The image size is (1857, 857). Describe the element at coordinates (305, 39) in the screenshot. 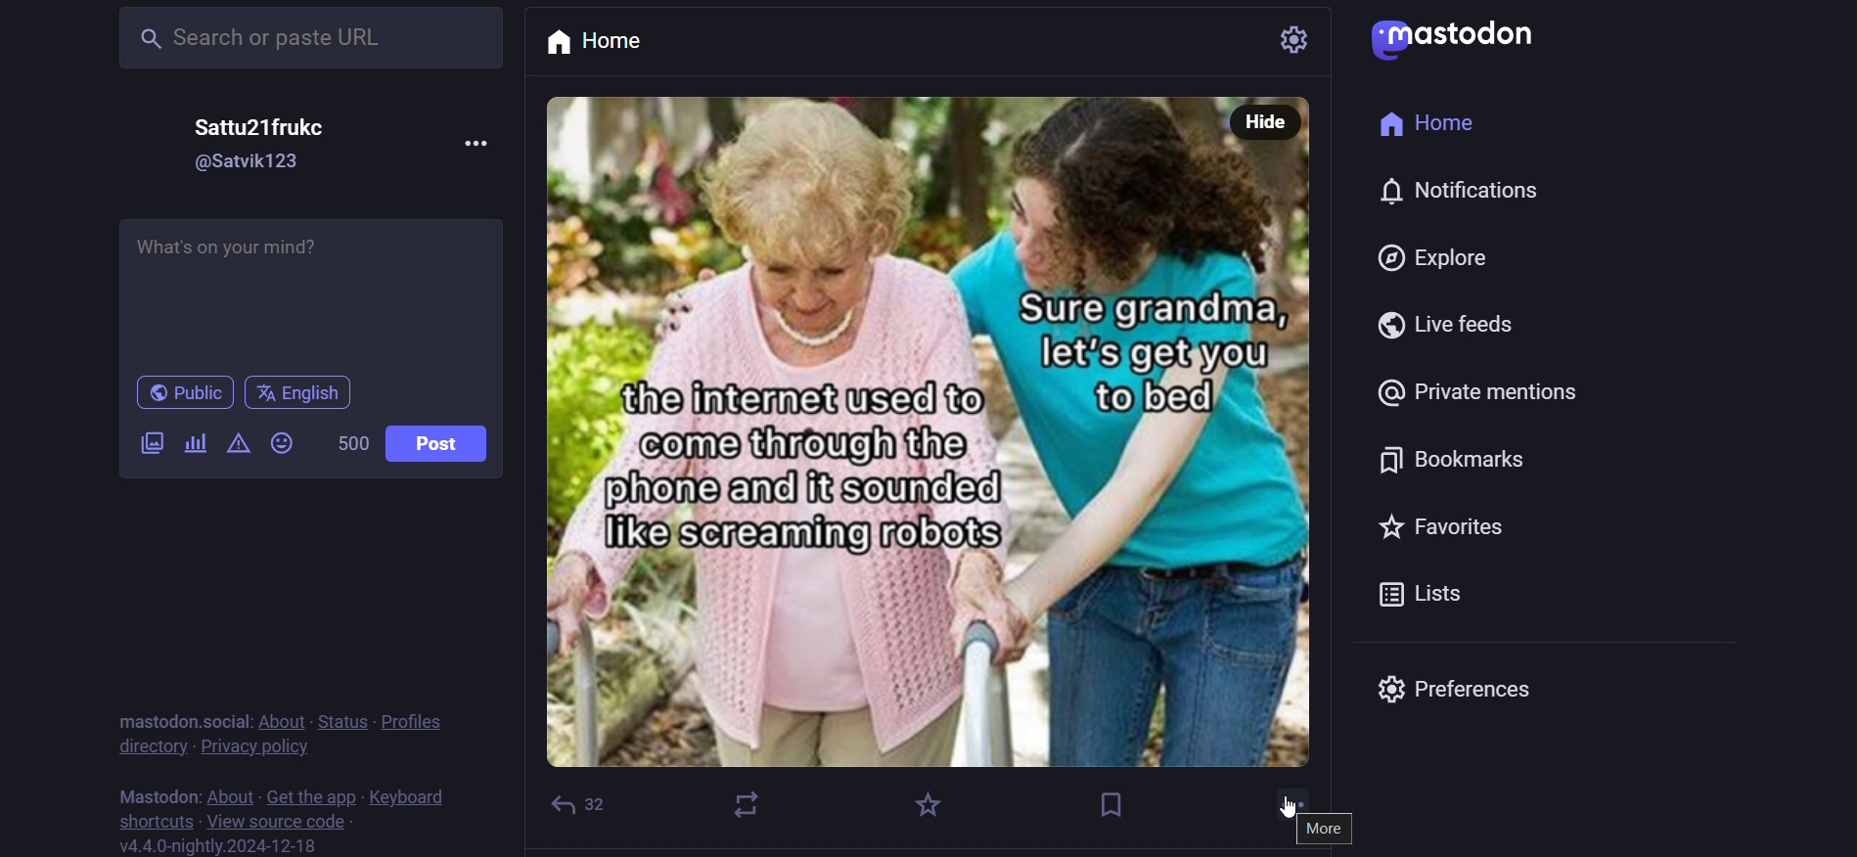

I see `search bar` at that location.